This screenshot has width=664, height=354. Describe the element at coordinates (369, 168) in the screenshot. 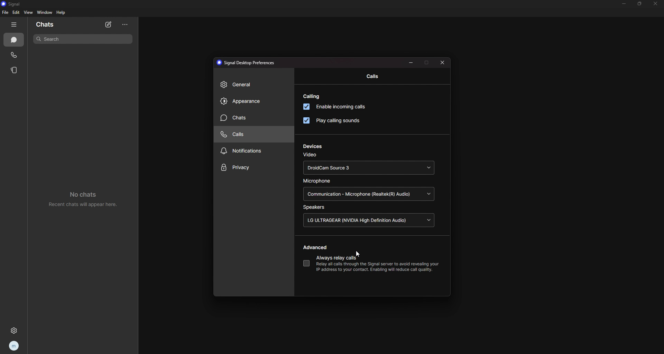

I see `DroidCam Source 3` at that location.